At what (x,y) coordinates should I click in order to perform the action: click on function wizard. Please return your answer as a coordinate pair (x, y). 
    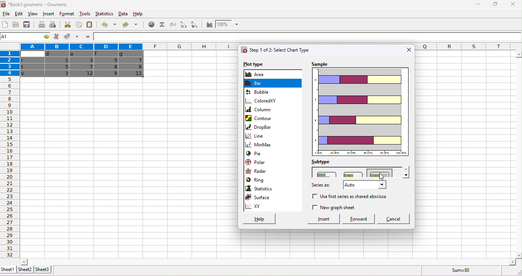
    Looking at the image, I should click on (172, 24).